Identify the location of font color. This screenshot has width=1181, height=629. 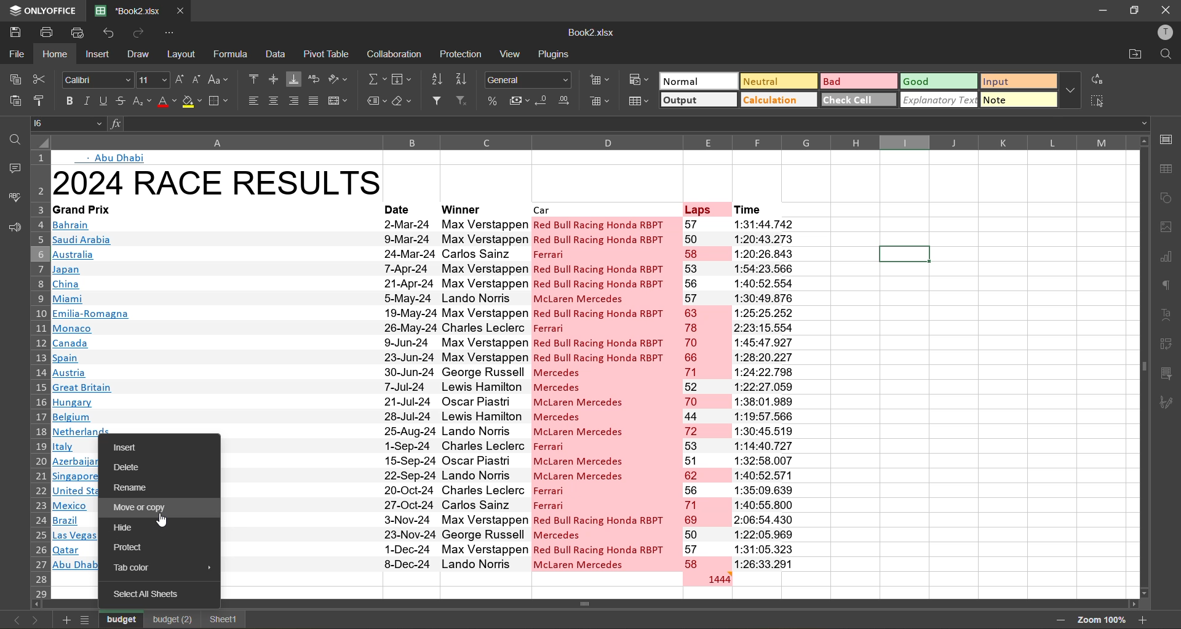
(167, 102).